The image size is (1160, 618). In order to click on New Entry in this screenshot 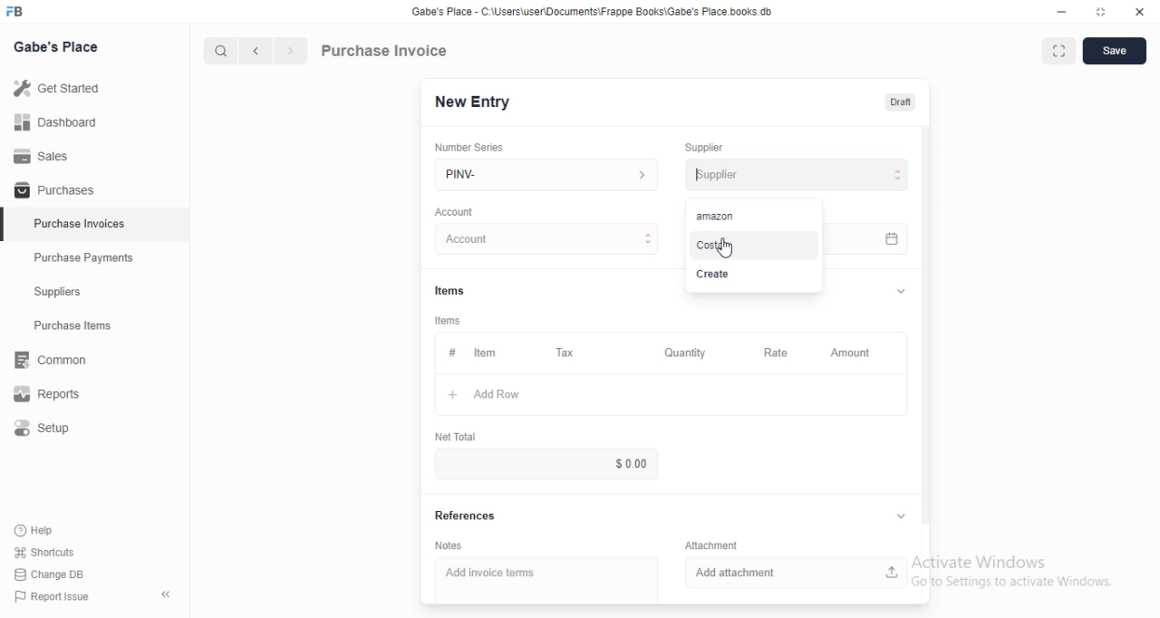, I will do `click(473, 102)`.